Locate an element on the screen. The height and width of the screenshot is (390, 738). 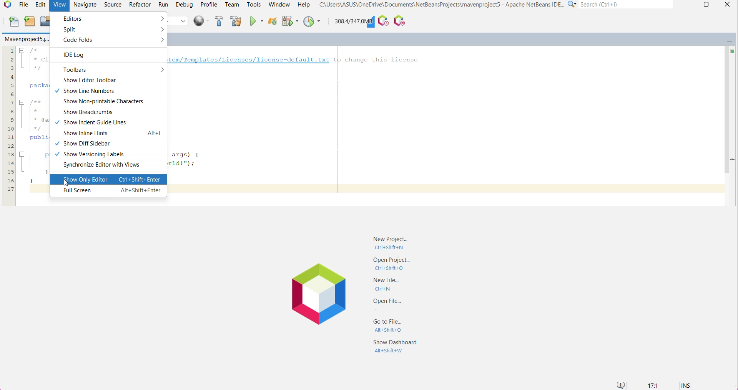
Team is located at coordinates (232, 5).